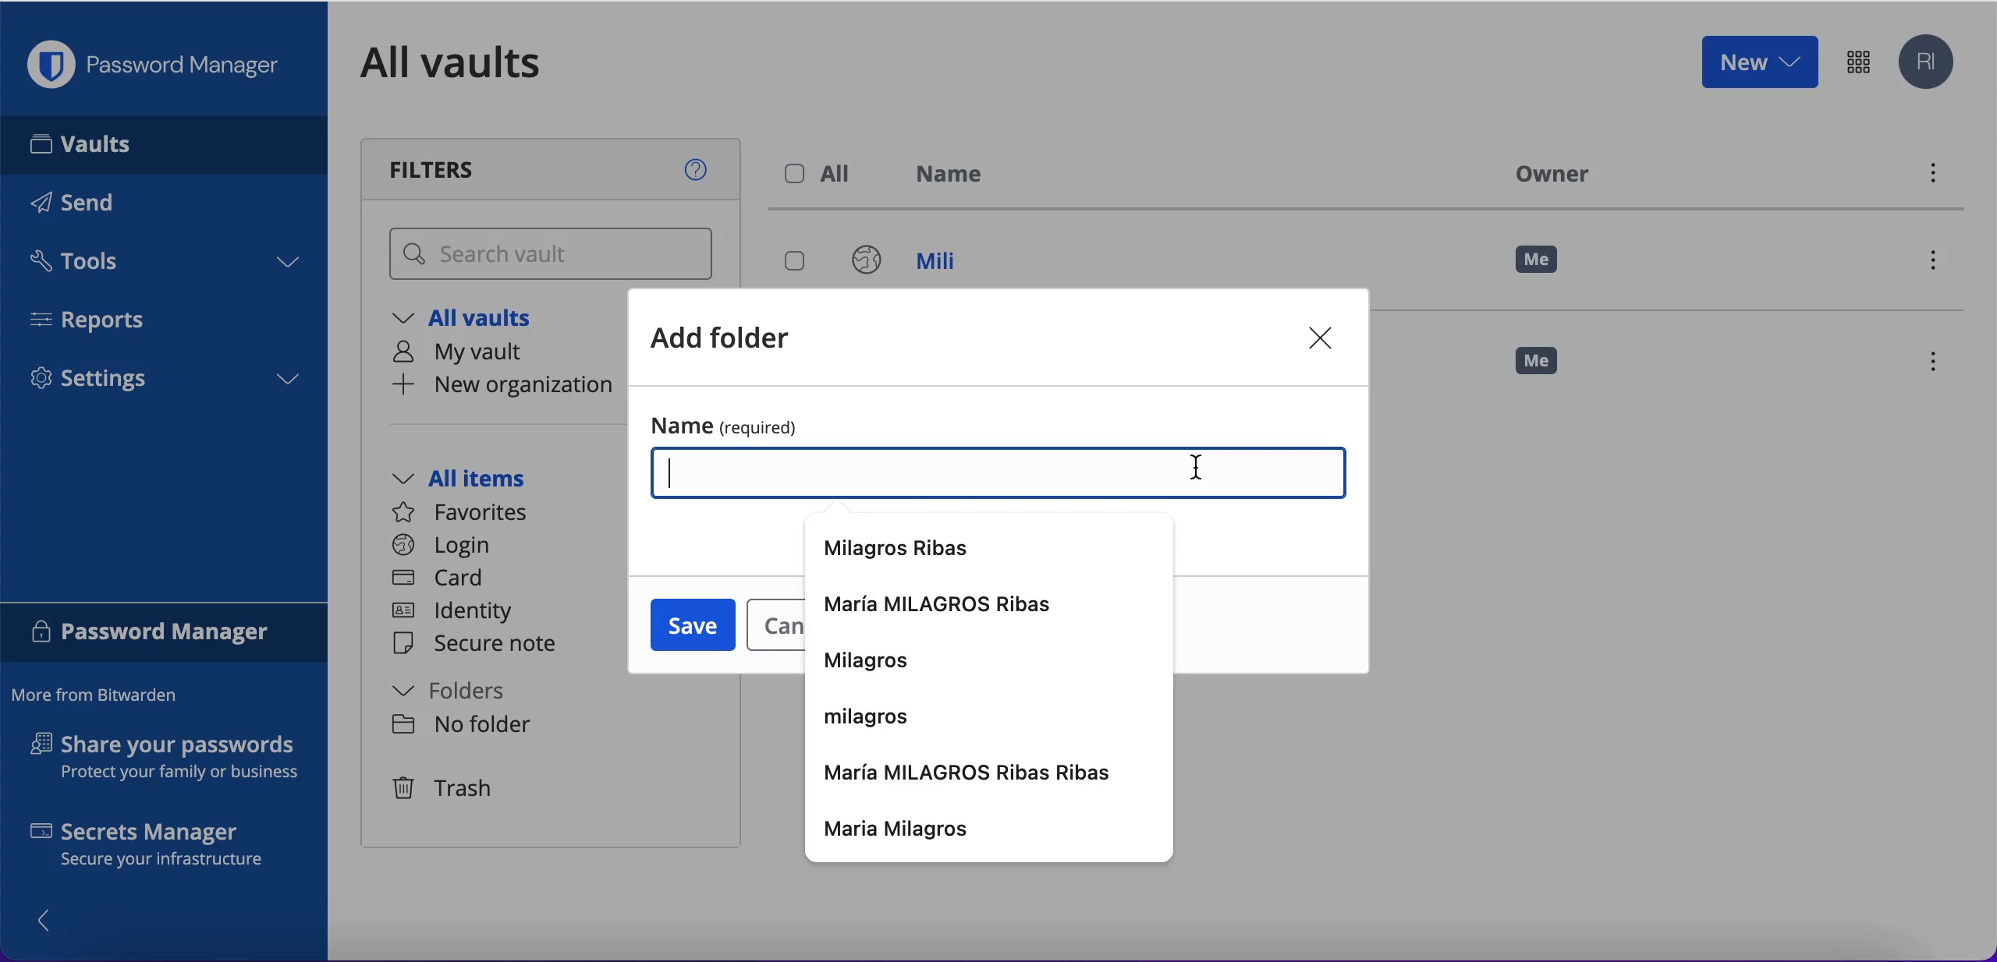 The image size is (1997, 962). What do you see at coordinates (458, 614) in the screenshot?
I see `identity` at bounding box center [458, 614].